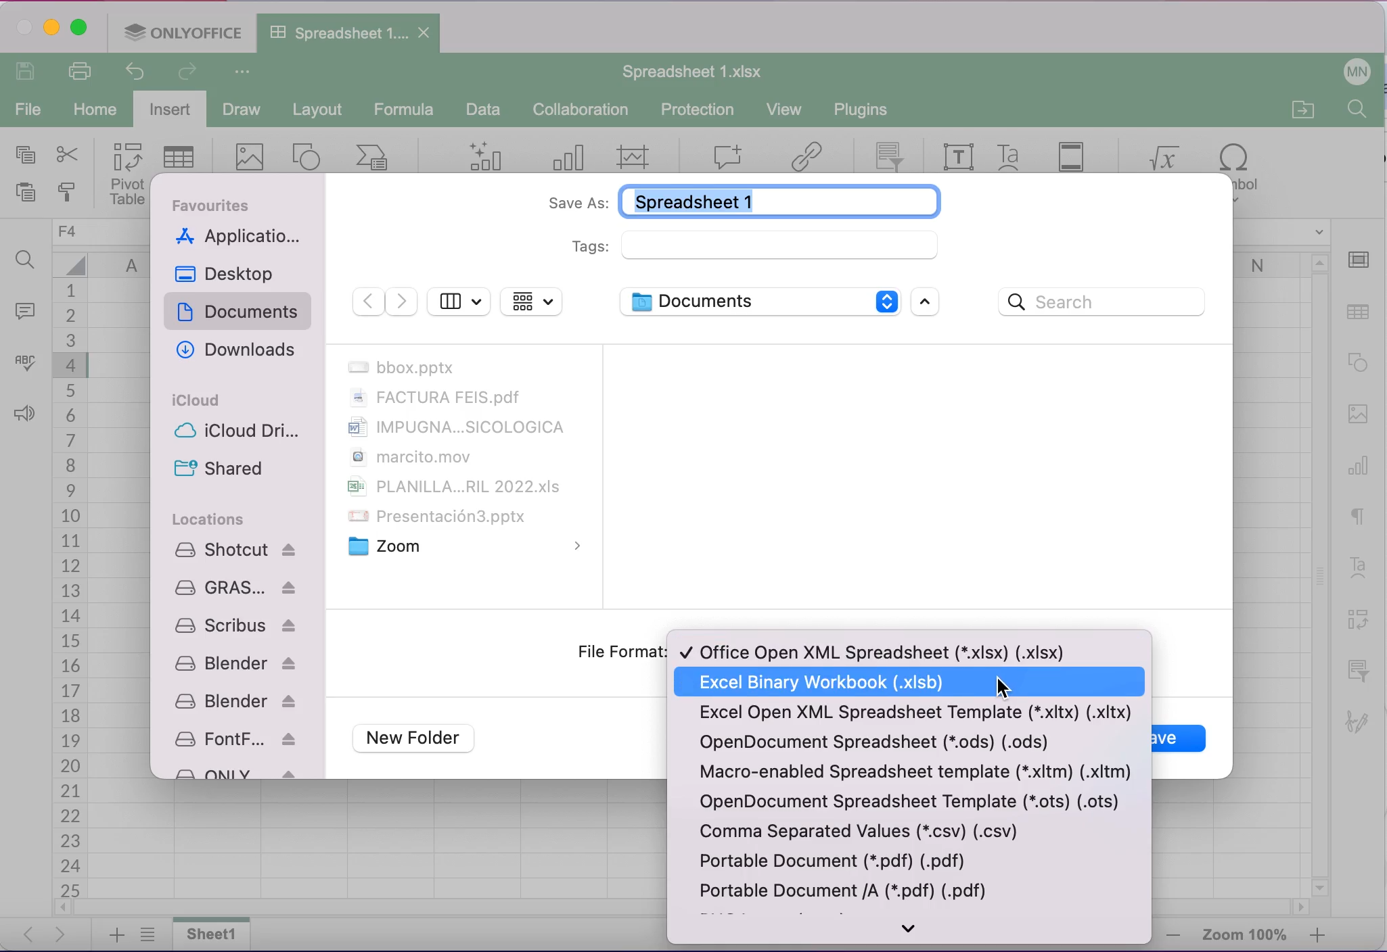  What do you see at coordinates (917, 771) in the screenshot?
I see `macro-enabled spreadsheet template` at bounding box center [917, 771].